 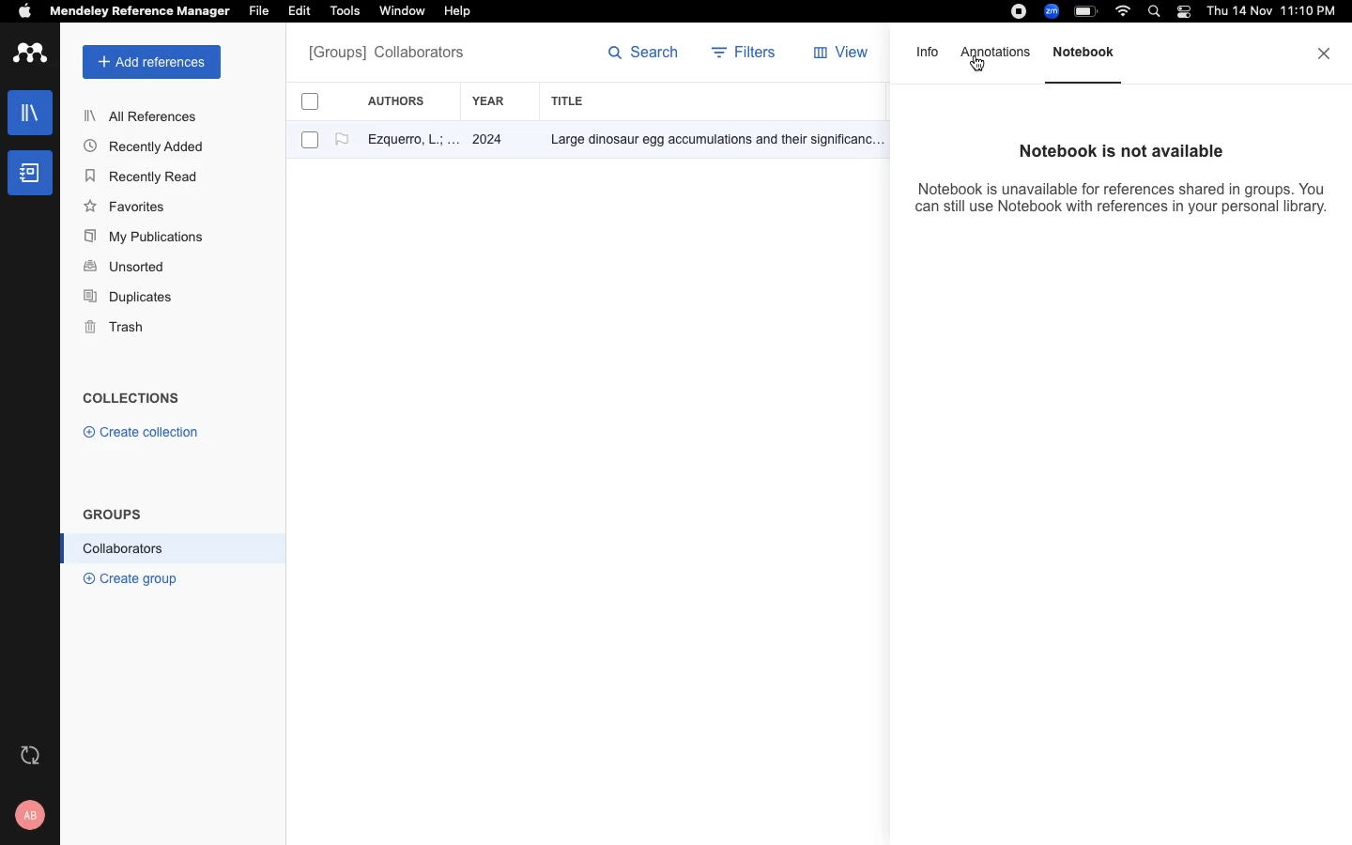 I want to click on Recently Read, so click(x=144, y=177).